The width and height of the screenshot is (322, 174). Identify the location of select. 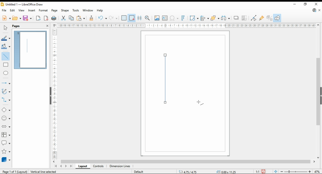
(5, 28).